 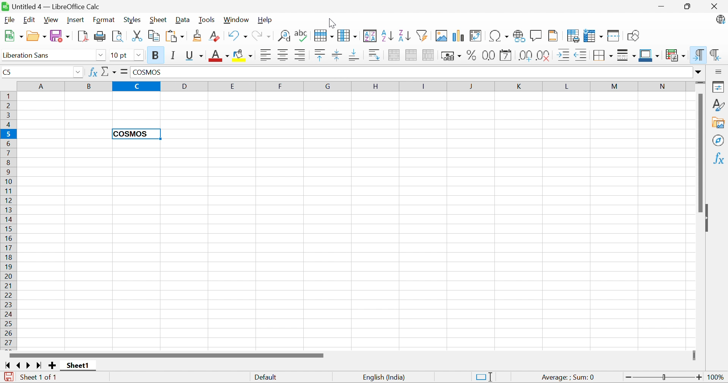 I want to click on Zoom Out, so click(x=628, y=377).